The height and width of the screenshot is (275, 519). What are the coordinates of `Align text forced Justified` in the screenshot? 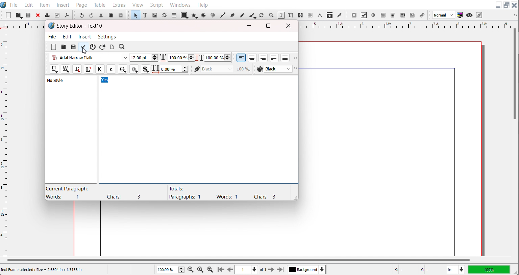 It's located at (285, 58).